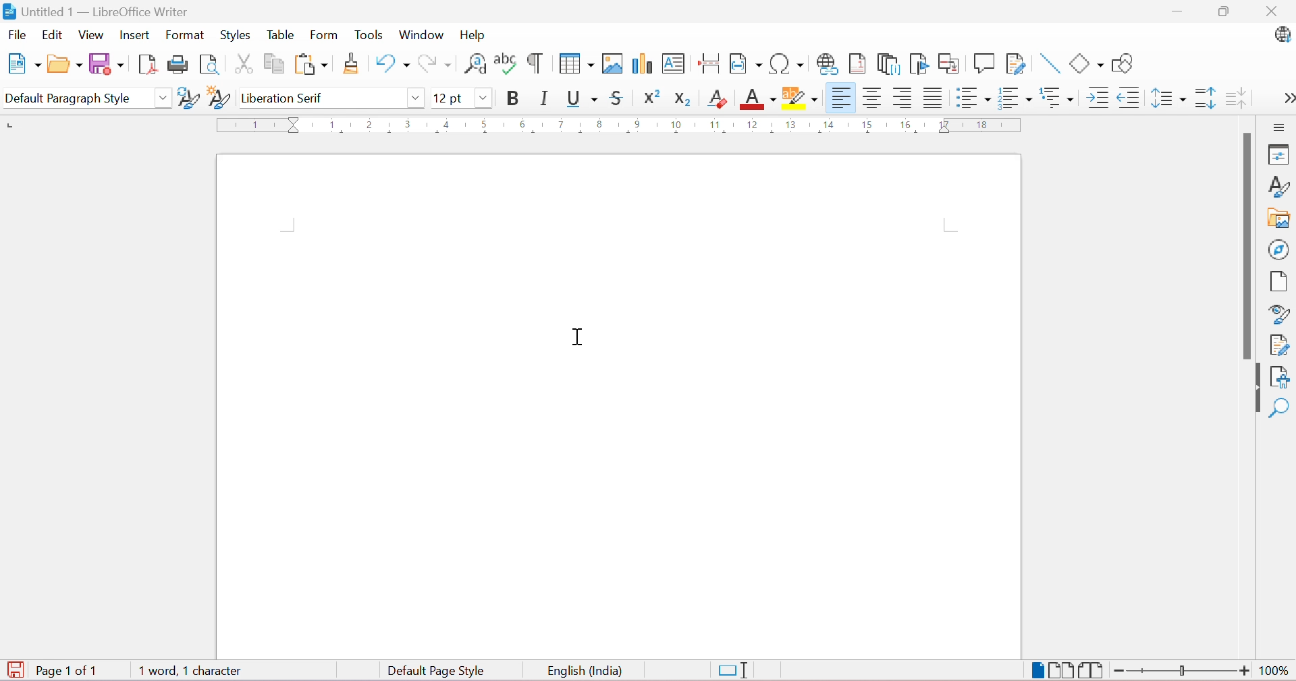 This screenshot has height=681, width=1296. What do you see at coordinates (932, 97) in the screenshot?
I see `Justified` at bounding box center [932, 97].